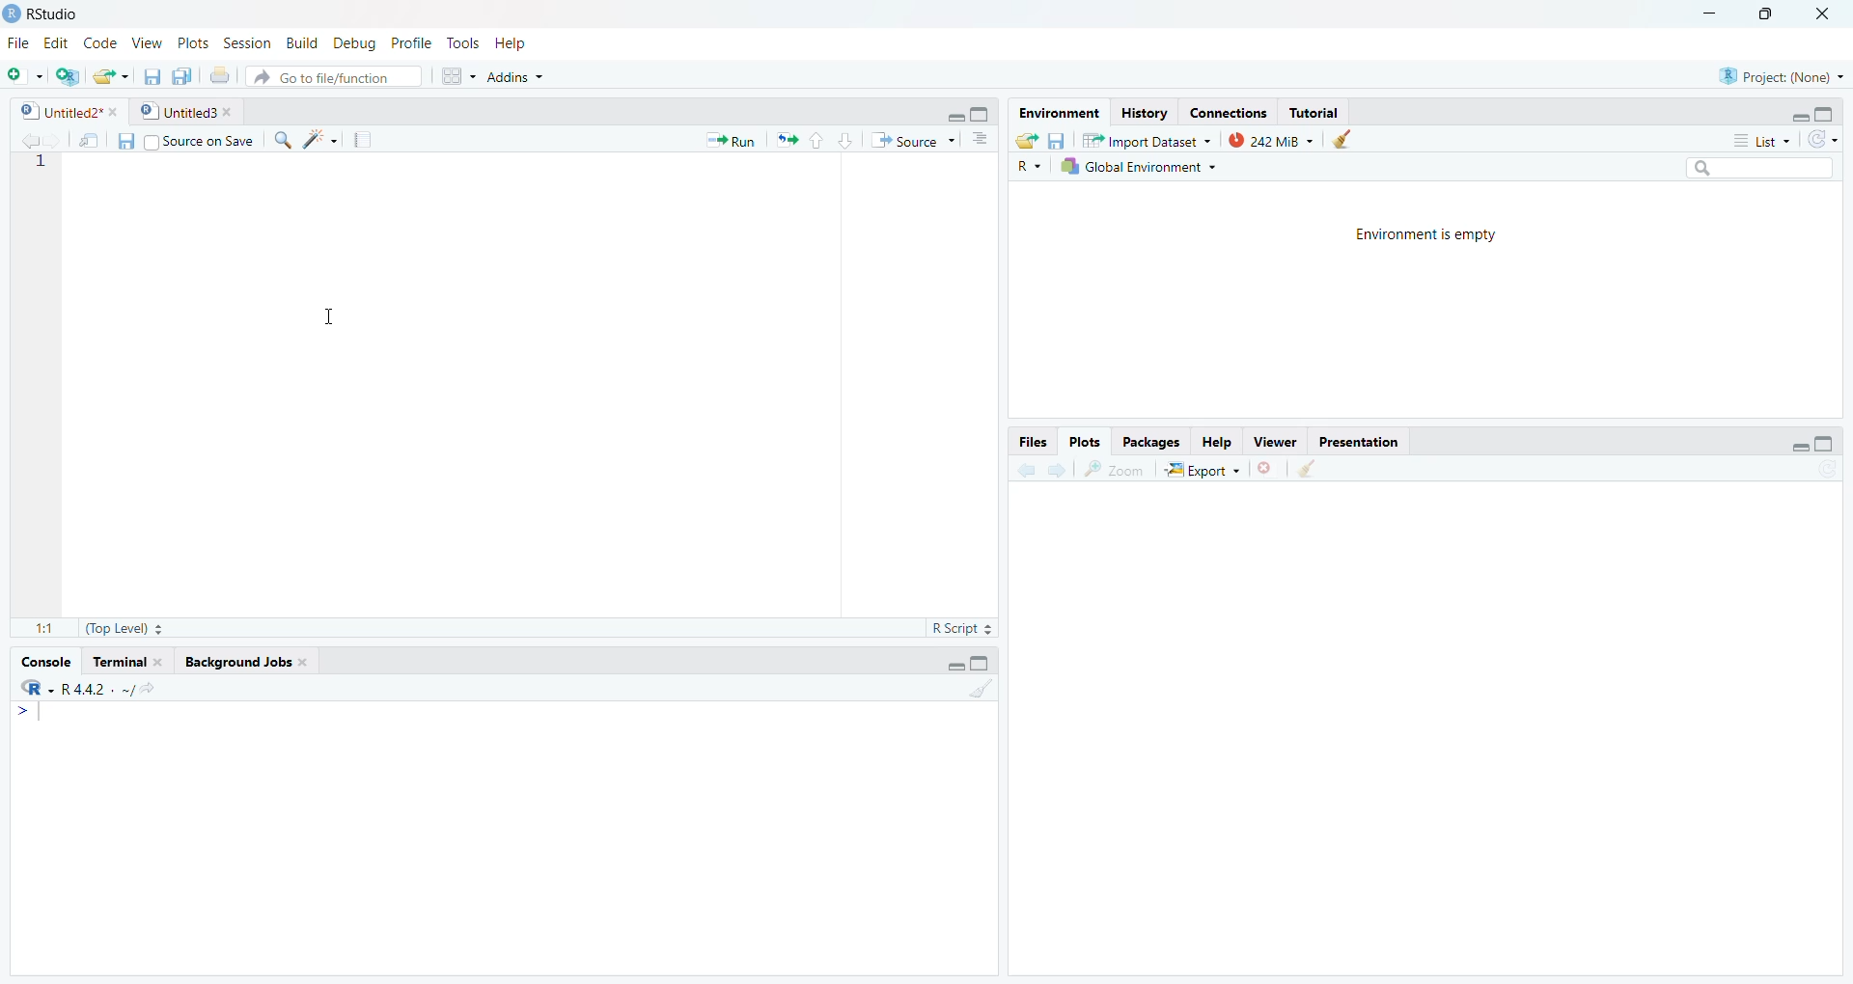 This screenshot has height=984, width=1853. I want to click on cursor, so click(323, 317).